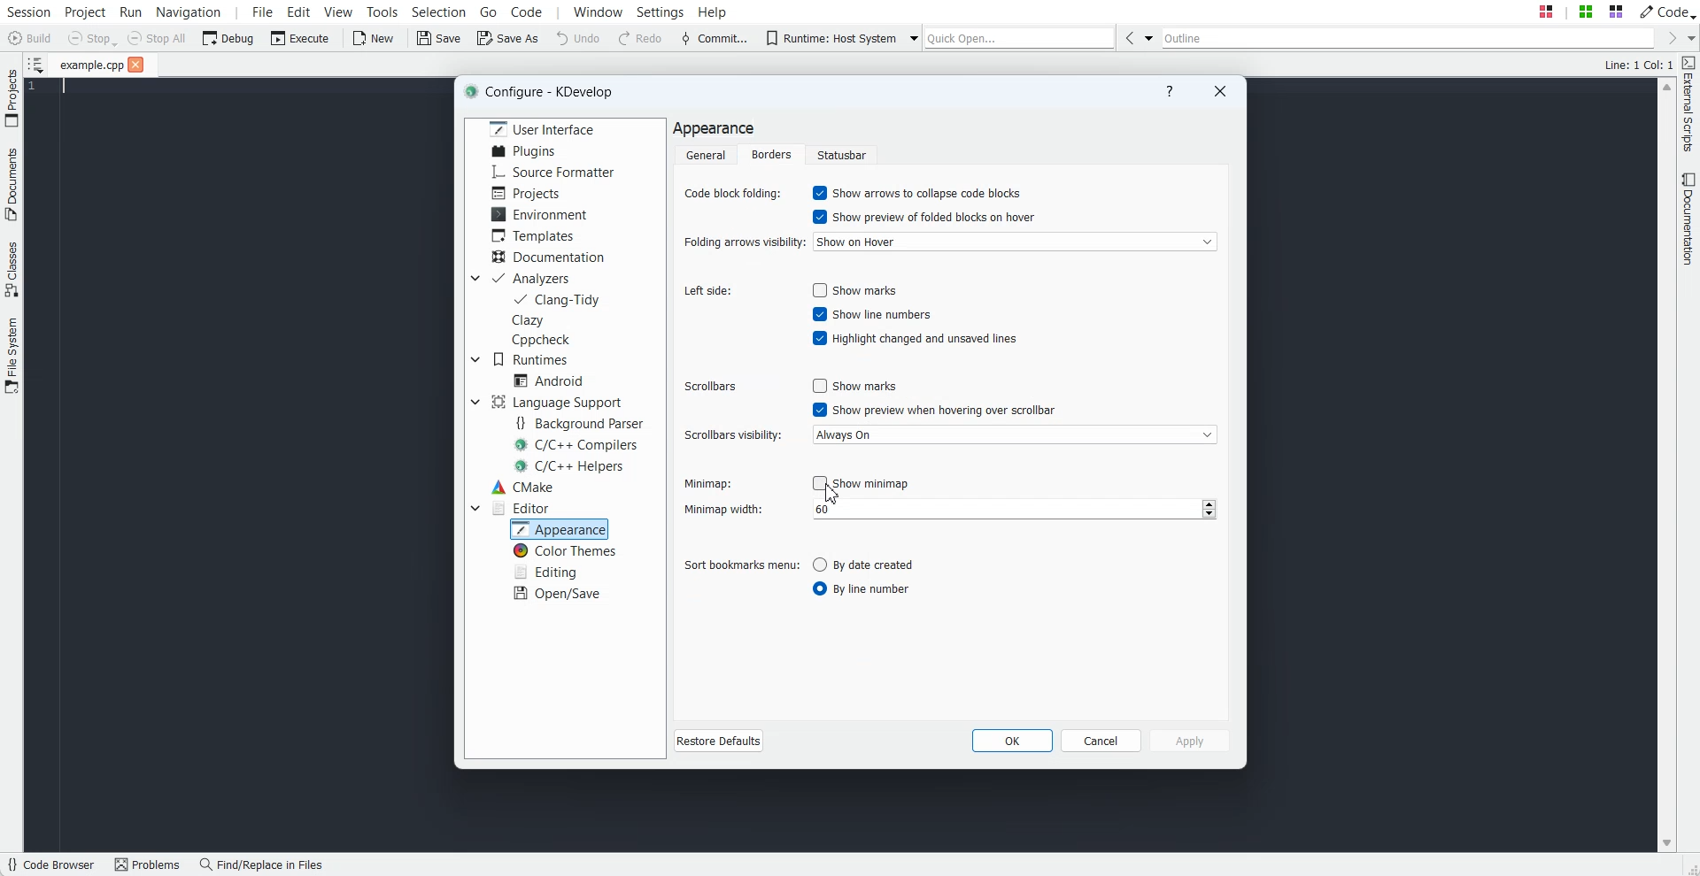  Describe the element at coordinates (474, 278) in the screenshot. I see `Drop down box` at that location.